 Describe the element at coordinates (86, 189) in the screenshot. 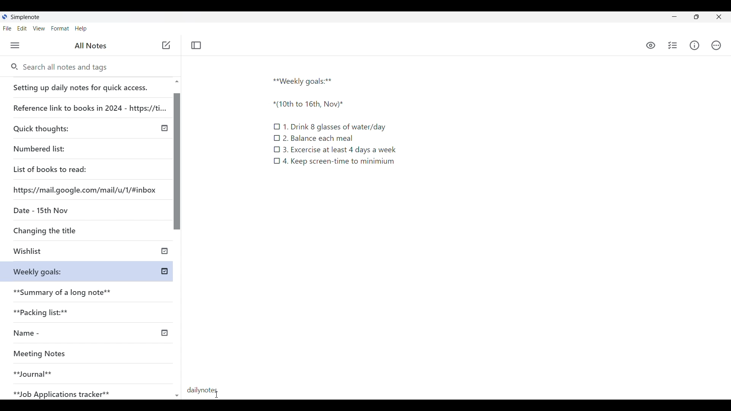

I see `Website` at that location.